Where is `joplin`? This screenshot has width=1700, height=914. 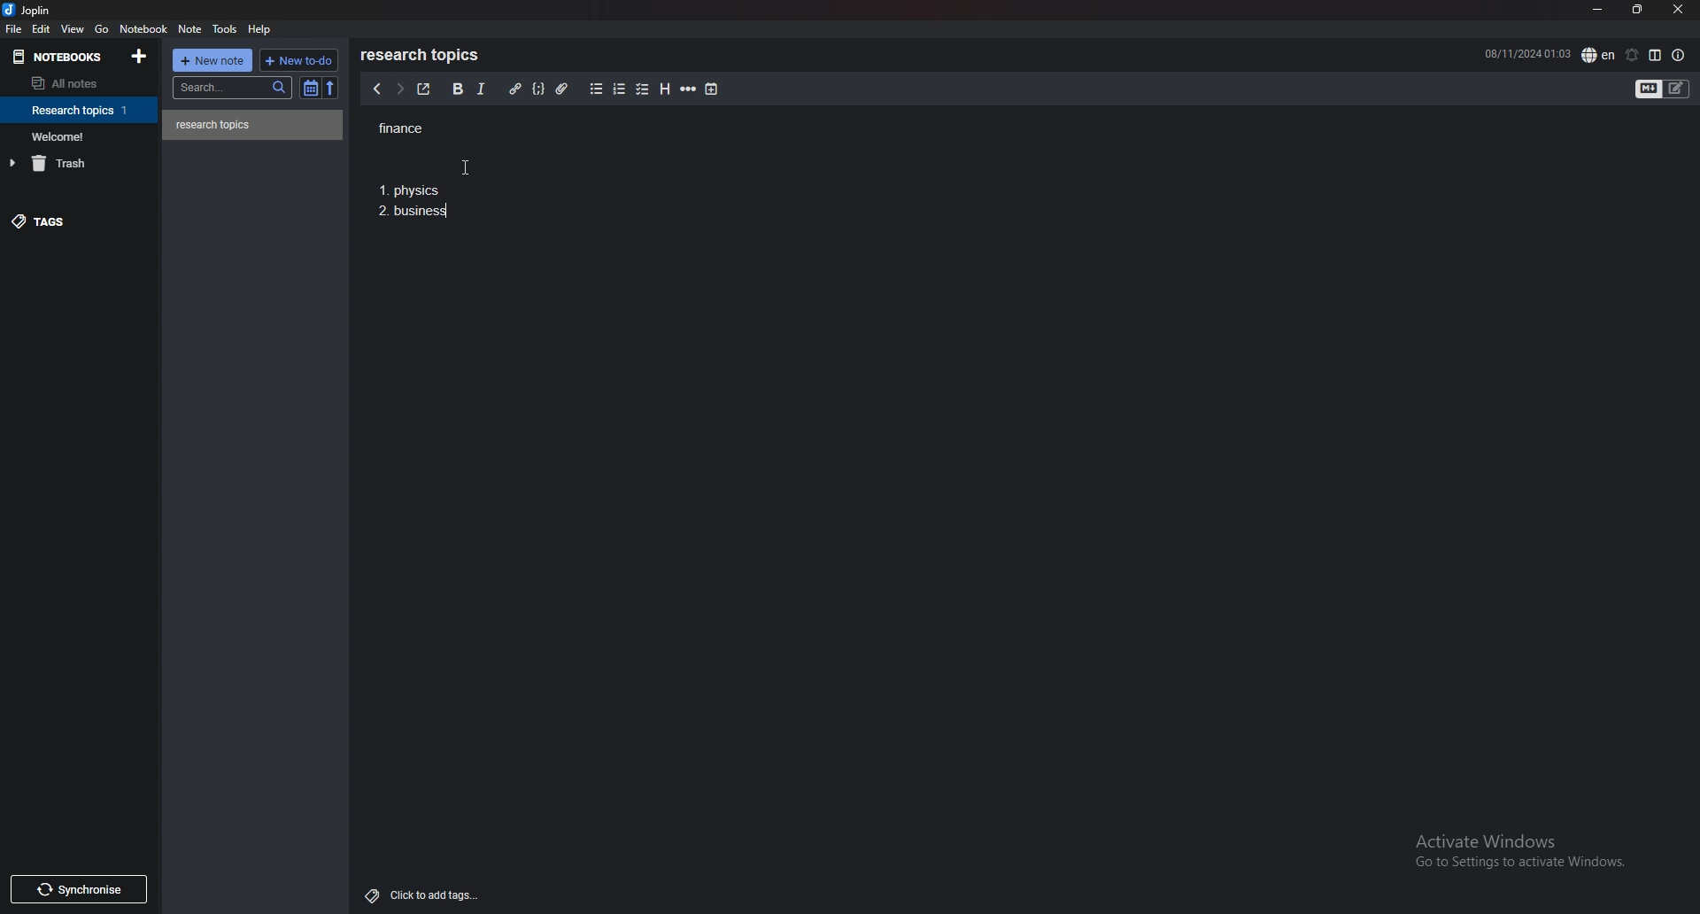 joplin is located at coordinates (28, 12).